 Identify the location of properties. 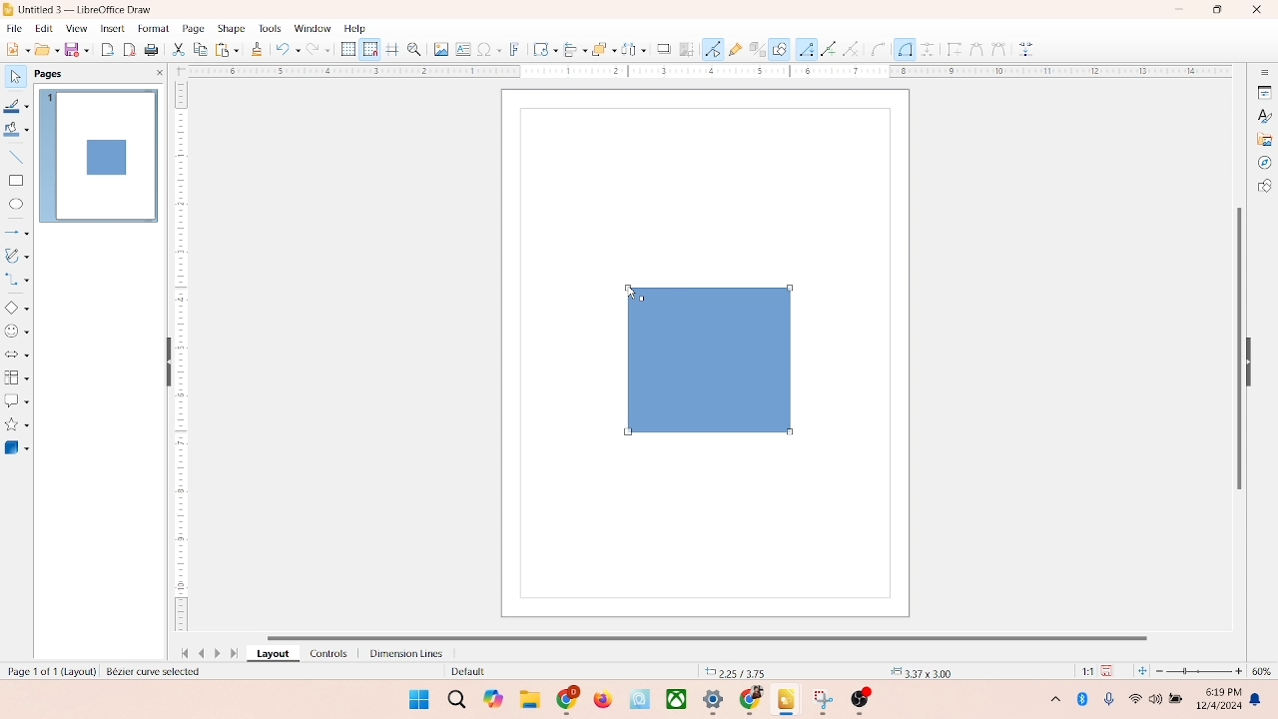
(1263, 91).